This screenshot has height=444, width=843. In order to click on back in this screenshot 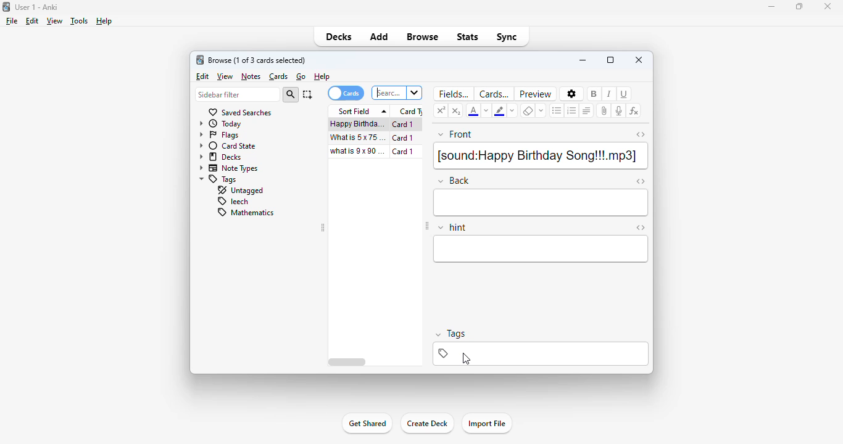, I will do `click(542, 203)`.